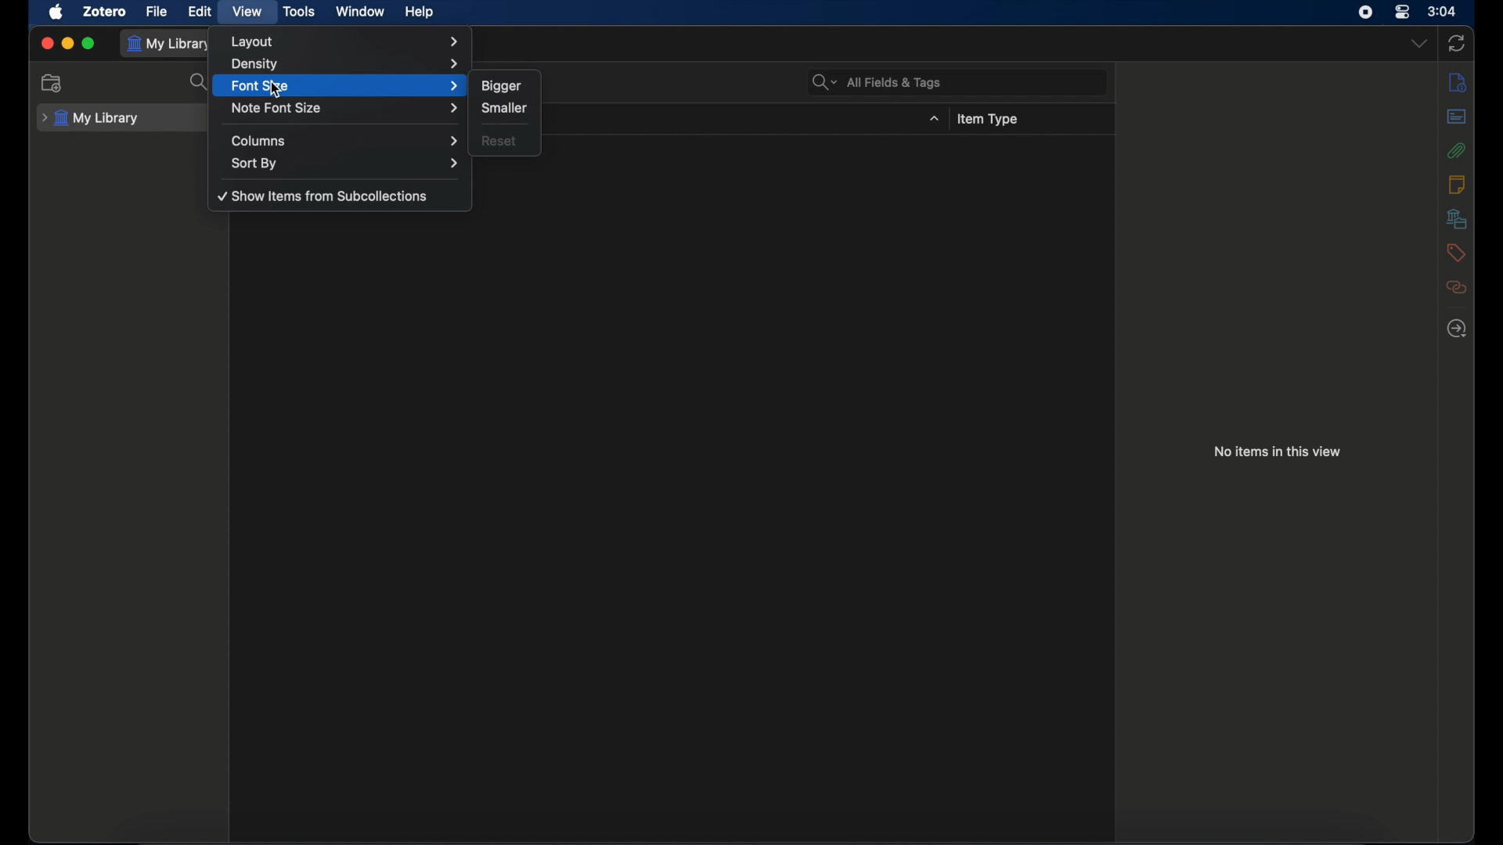 Image resolution: width=1503 pixels, height=845 pixels. Describe the element at coordinates (1457, 81) in the screenshot. I see `info` at that location.